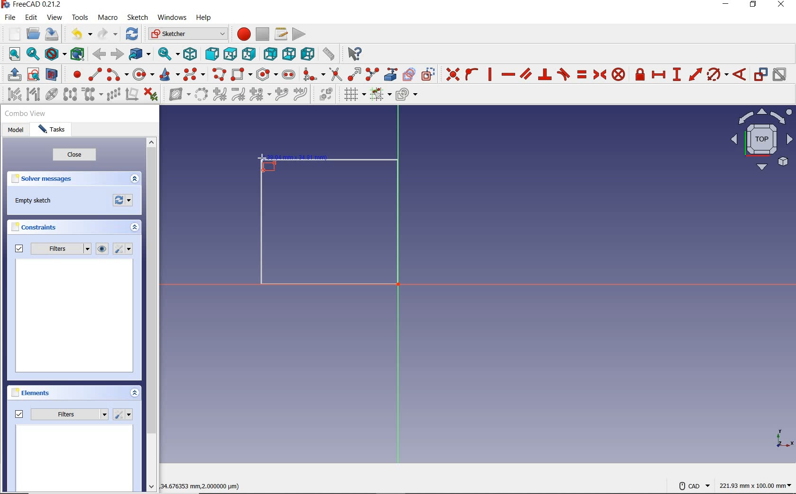  What do you see at coordinates (508, 74) in the screenshot?
I see `constrain horizontally` at bounding box center [508, 74].